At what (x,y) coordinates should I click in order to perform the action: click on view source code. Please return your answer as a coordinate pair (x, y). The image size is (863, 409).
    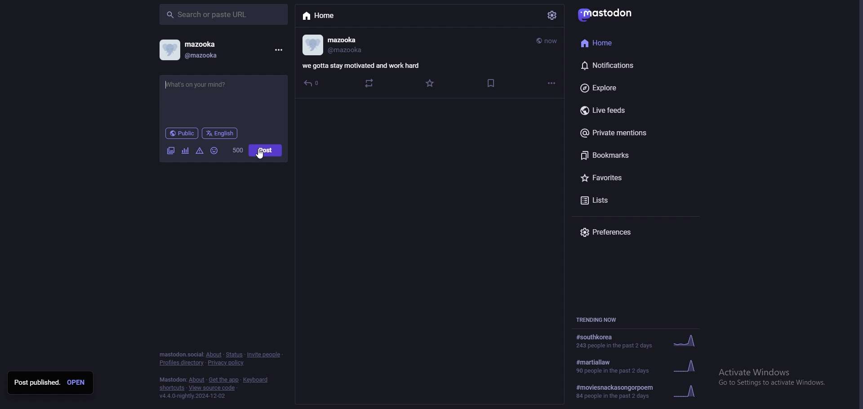
    Looking at the image, I should click on (213, 388).